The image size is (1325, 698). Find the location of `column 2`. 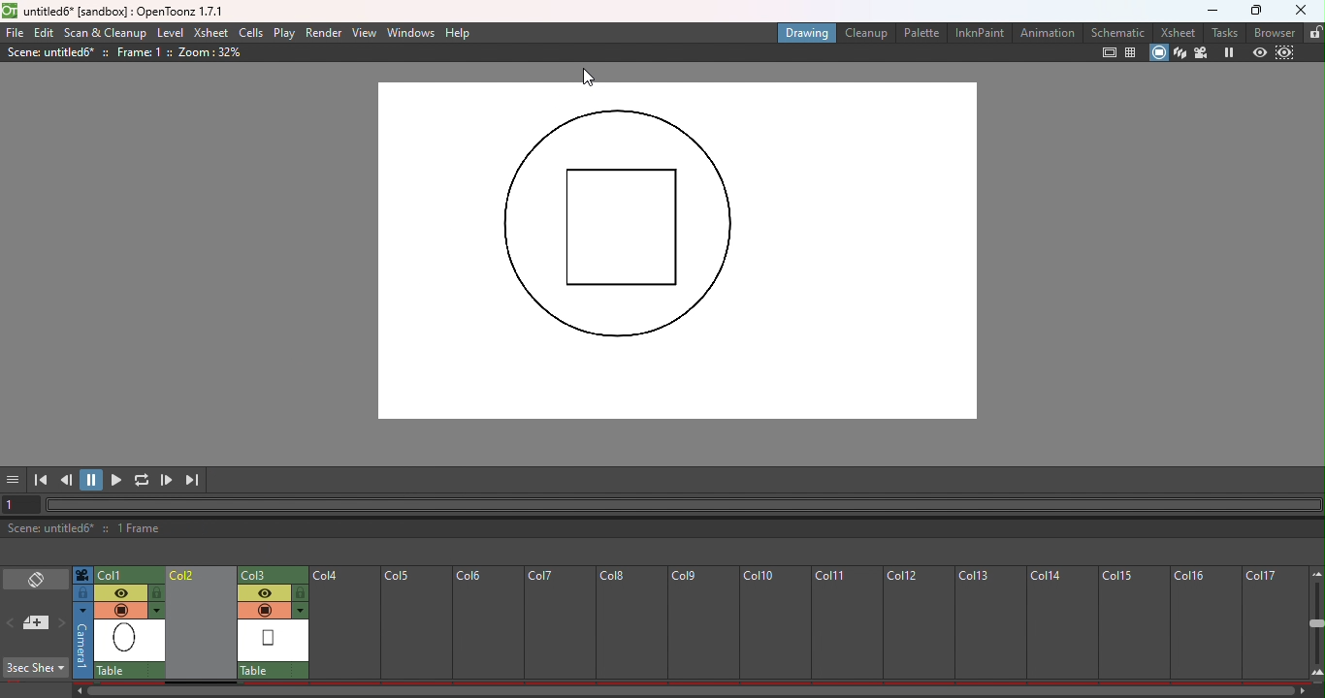

column 2 is located at coordinates (274, 574).